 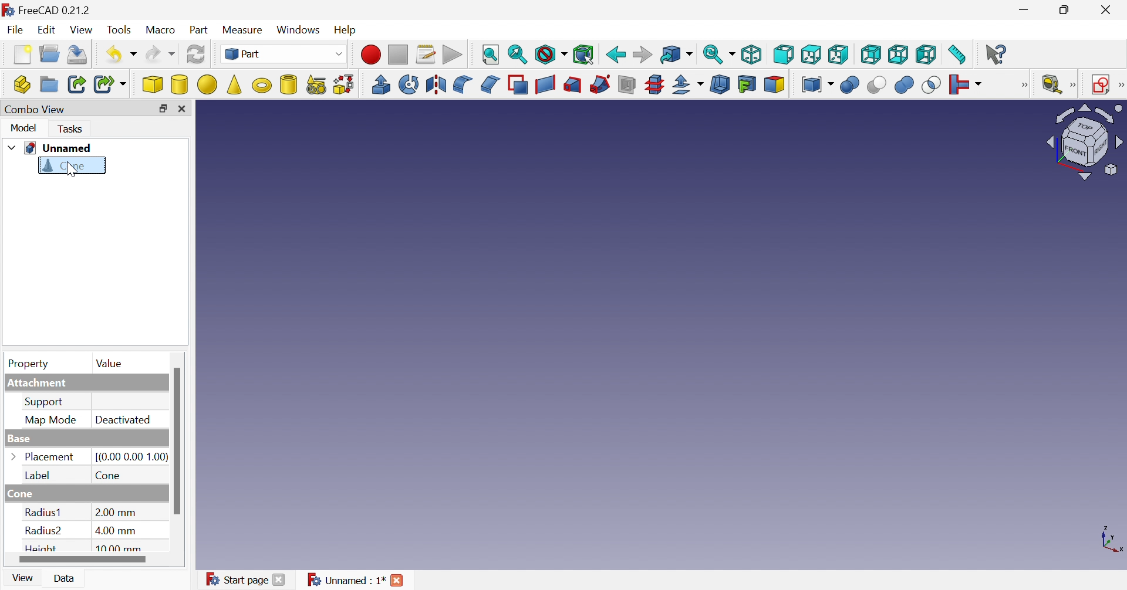 What do you see at coordinates (284, 53) in the screenshot?
I see `Part` at bounding box center [284, 53].